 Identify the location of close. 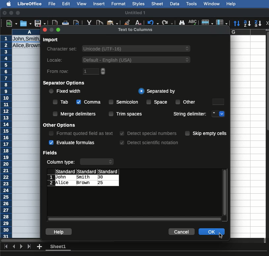
(44, 30).